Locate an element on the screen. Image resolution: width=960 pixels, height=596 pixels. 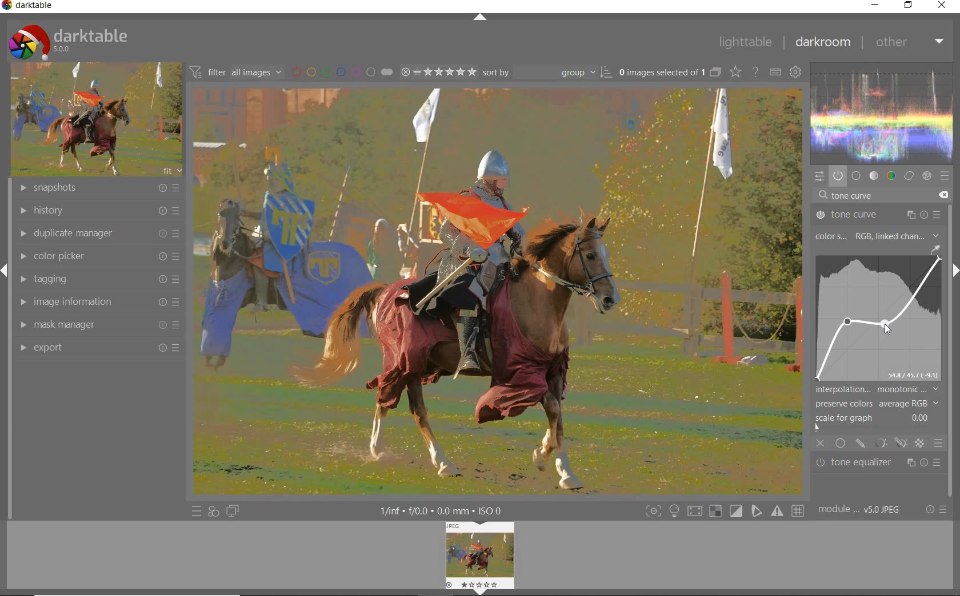
color is located at coordinates (892, 176).